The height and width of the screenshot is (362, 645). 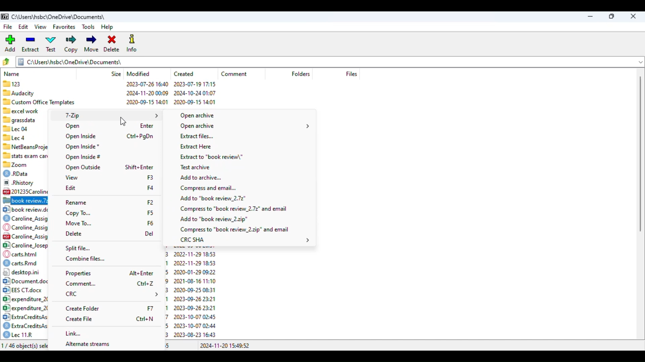 I want to click on 88 Zoom 2022-01-20 10:44 2020-10-02 00:42, so click(x=24, y=164).